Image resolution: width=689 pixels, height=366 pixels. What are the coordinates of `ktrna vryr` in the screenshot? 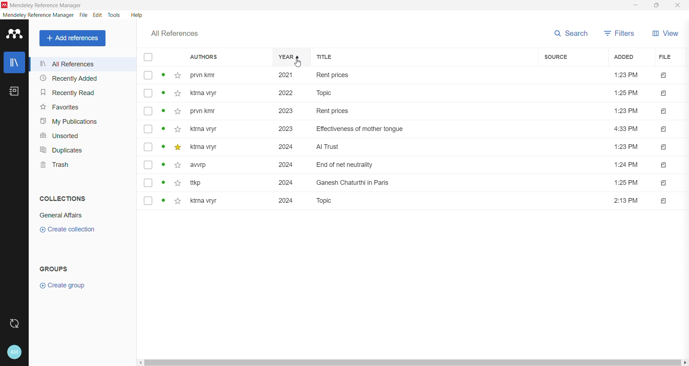 It's located at (204, 201).